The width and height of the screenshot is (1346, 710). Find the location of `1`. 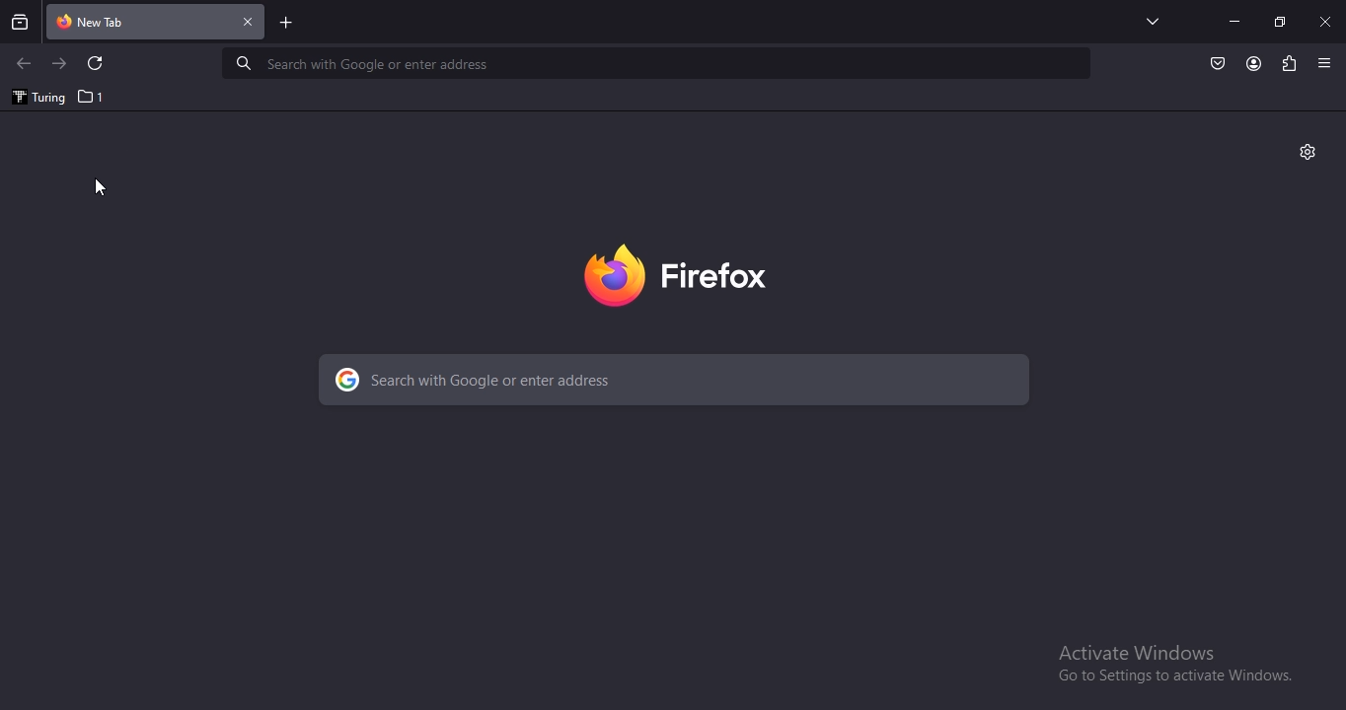

1 is located at coordinates (94, 99).